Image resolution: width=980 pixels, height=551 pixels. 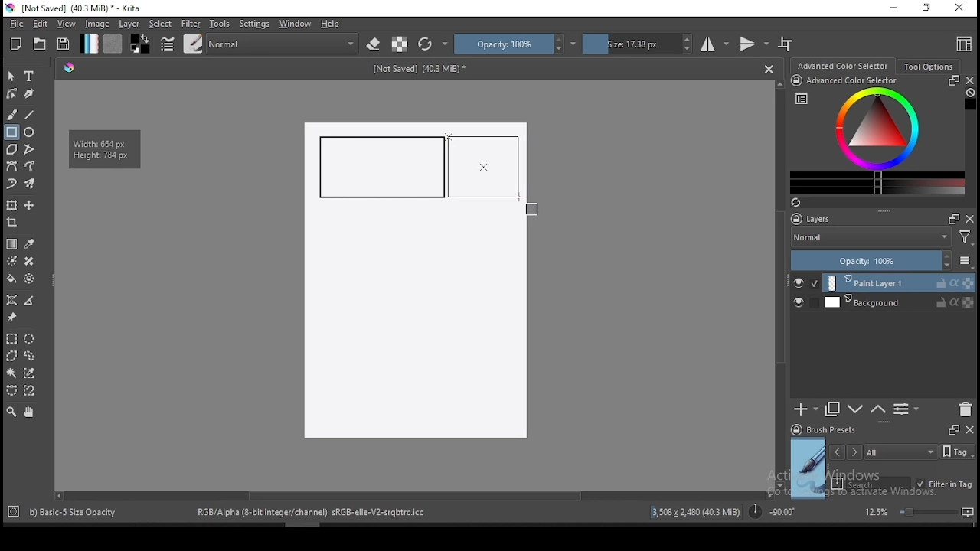 What do you see at coordinates (11, 279) in the screenshot?
I see `paint bucket tool` at bounding box center [11, 279].